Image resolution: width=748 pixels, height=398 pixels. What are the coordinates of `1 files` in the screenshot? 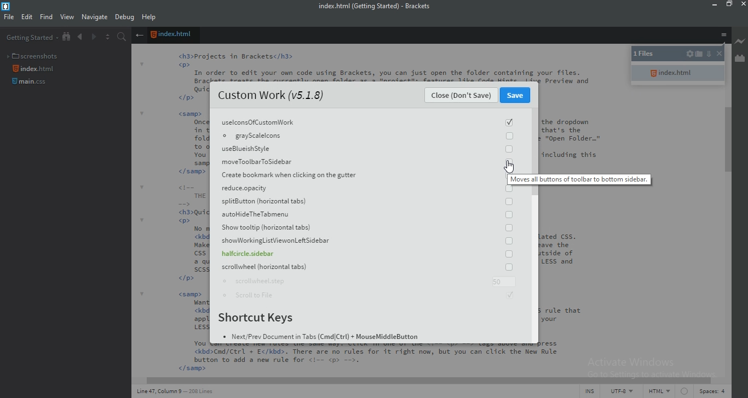 It's located at (651, 55).